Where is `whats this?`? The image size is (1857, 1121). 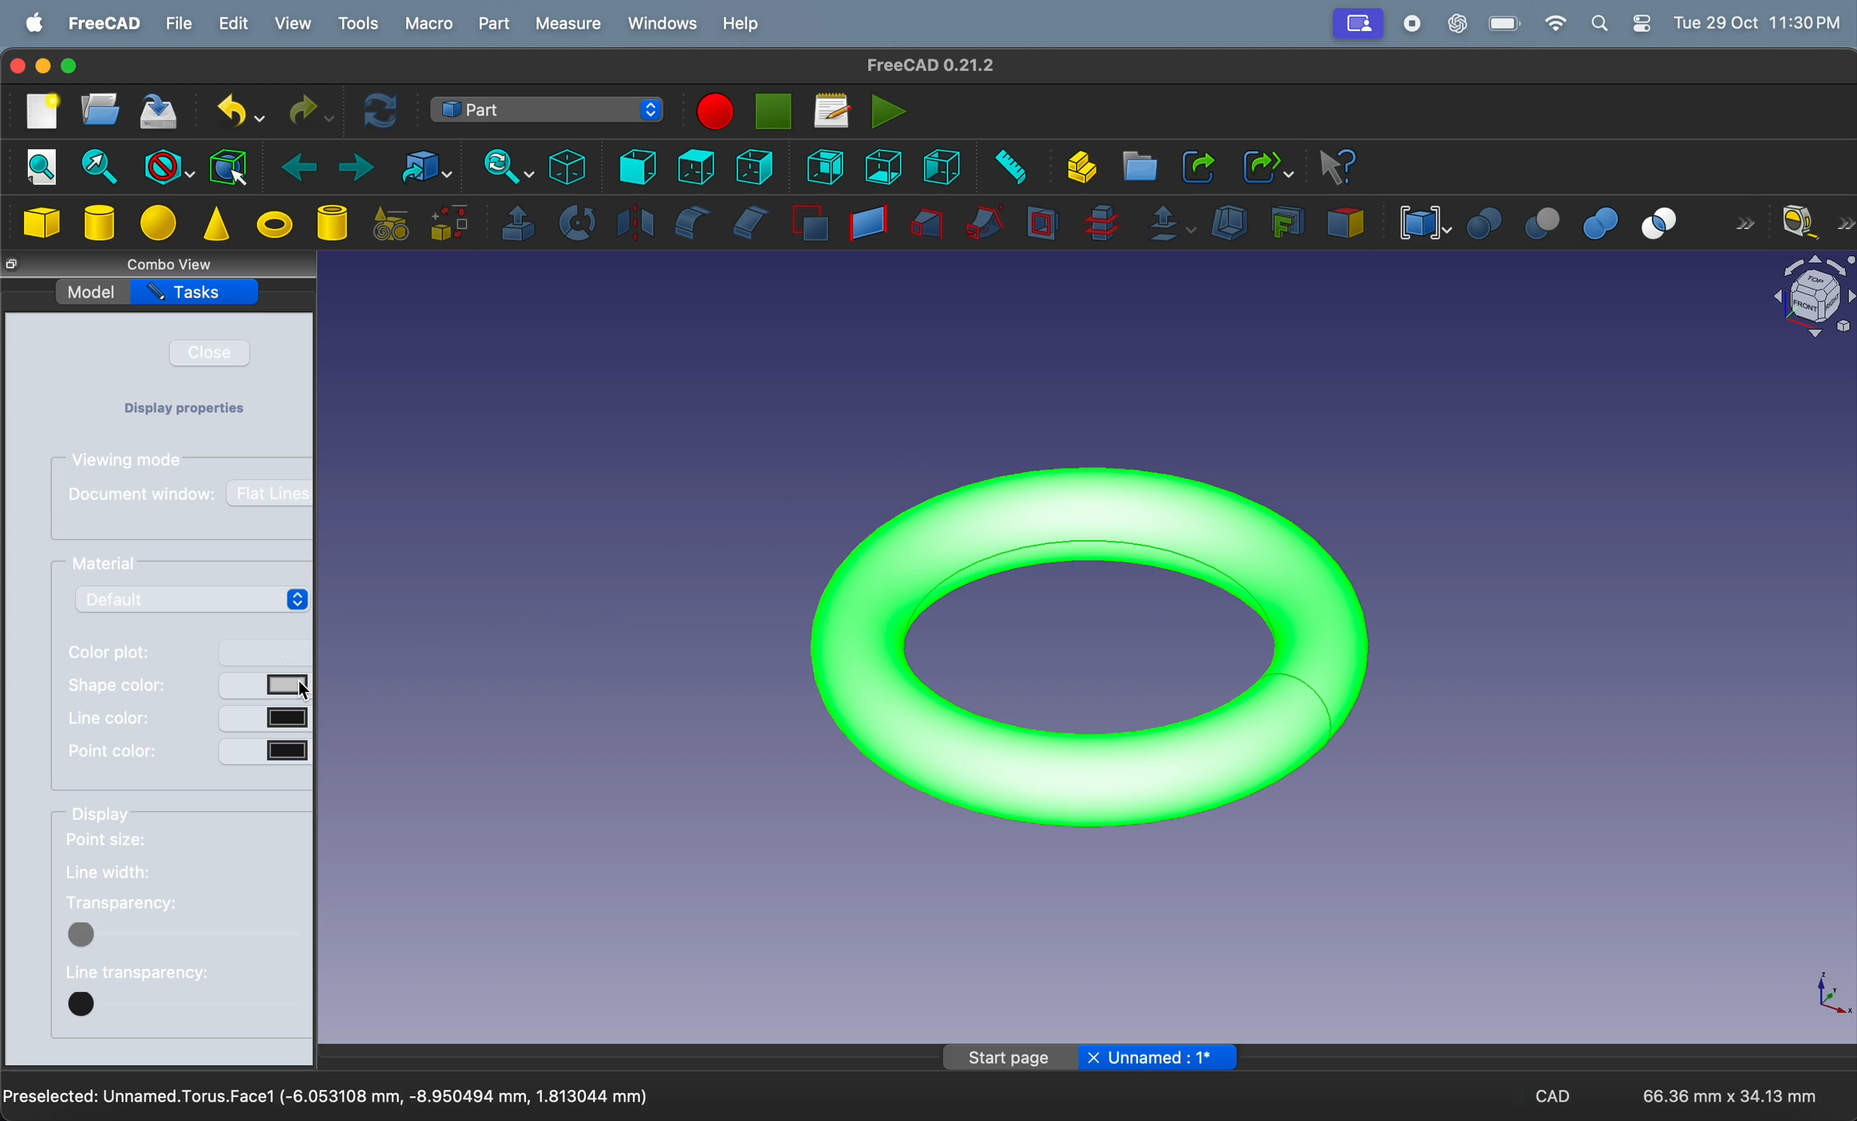
whats this? is located at coordinates (1338, 166).